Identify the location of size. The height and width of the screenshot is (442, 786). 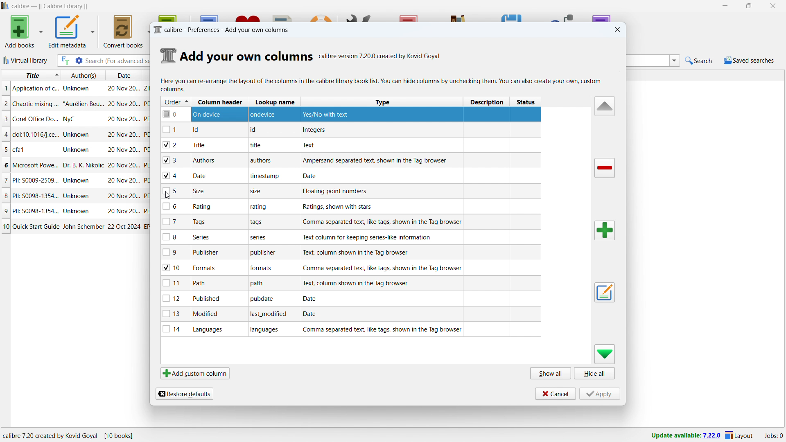
(200, 191).